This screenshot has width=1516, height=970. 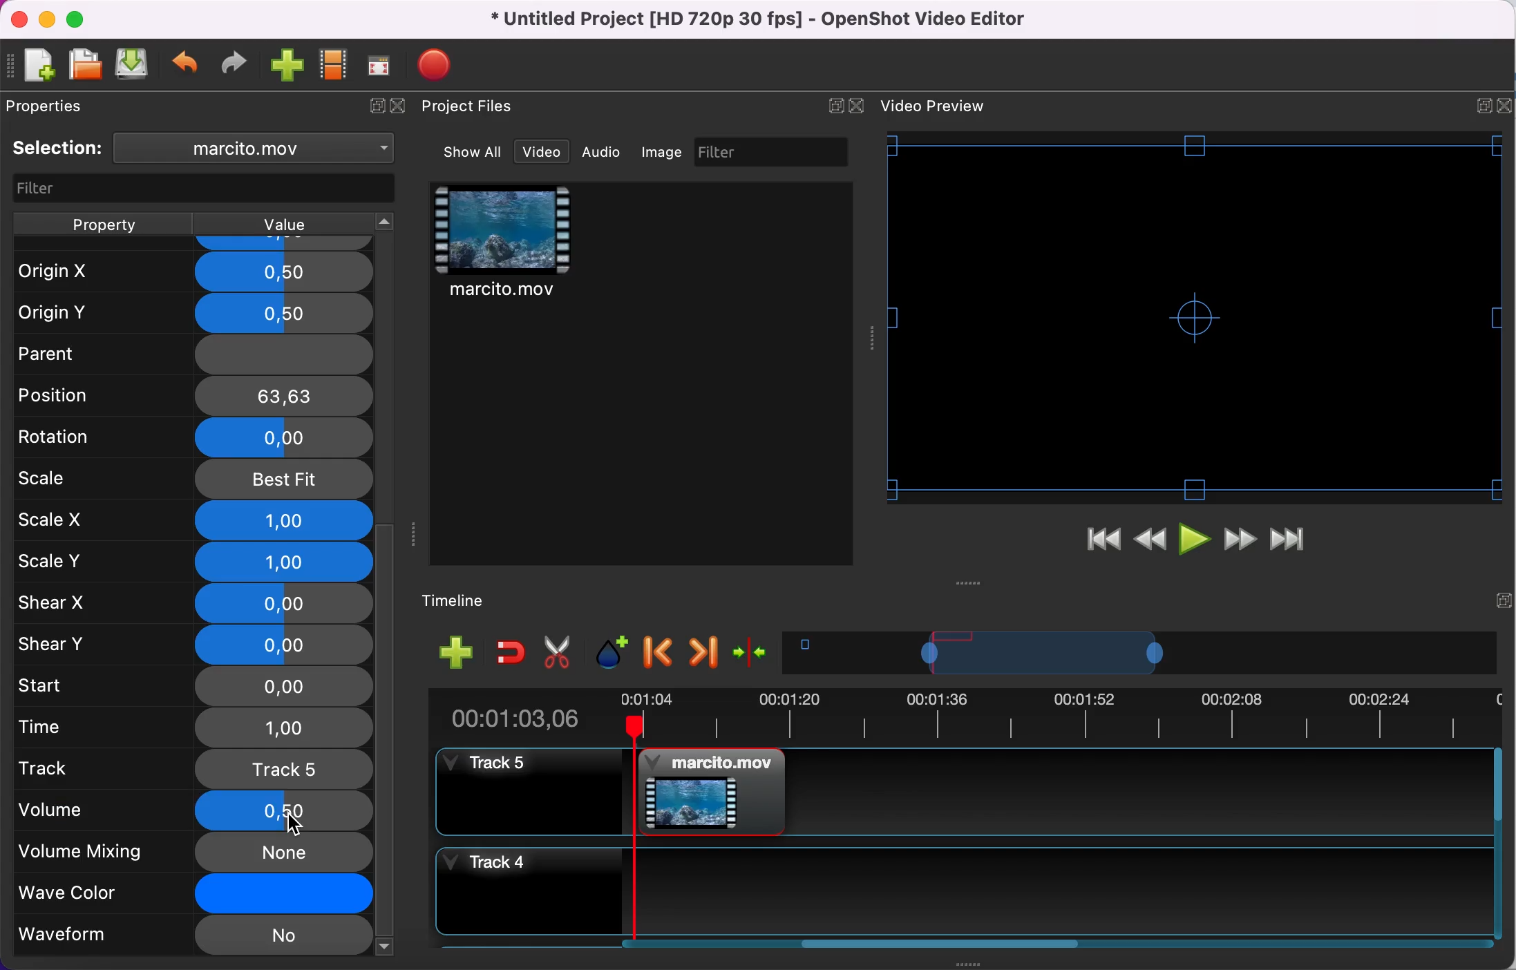 What do you see at coordinates (234, 64) in the screenshot?
I see `redo` at bounding box center [234, 64].